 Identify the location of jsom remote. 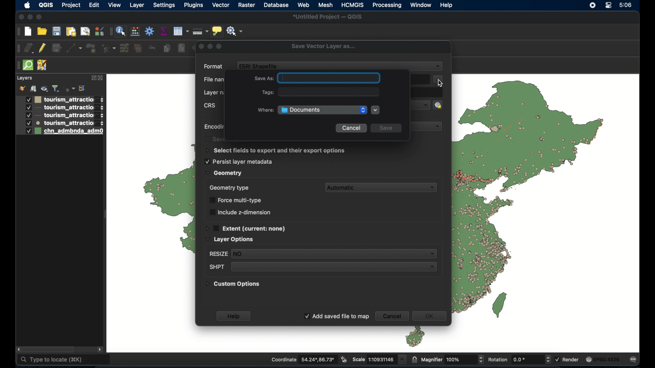
(43, 65).